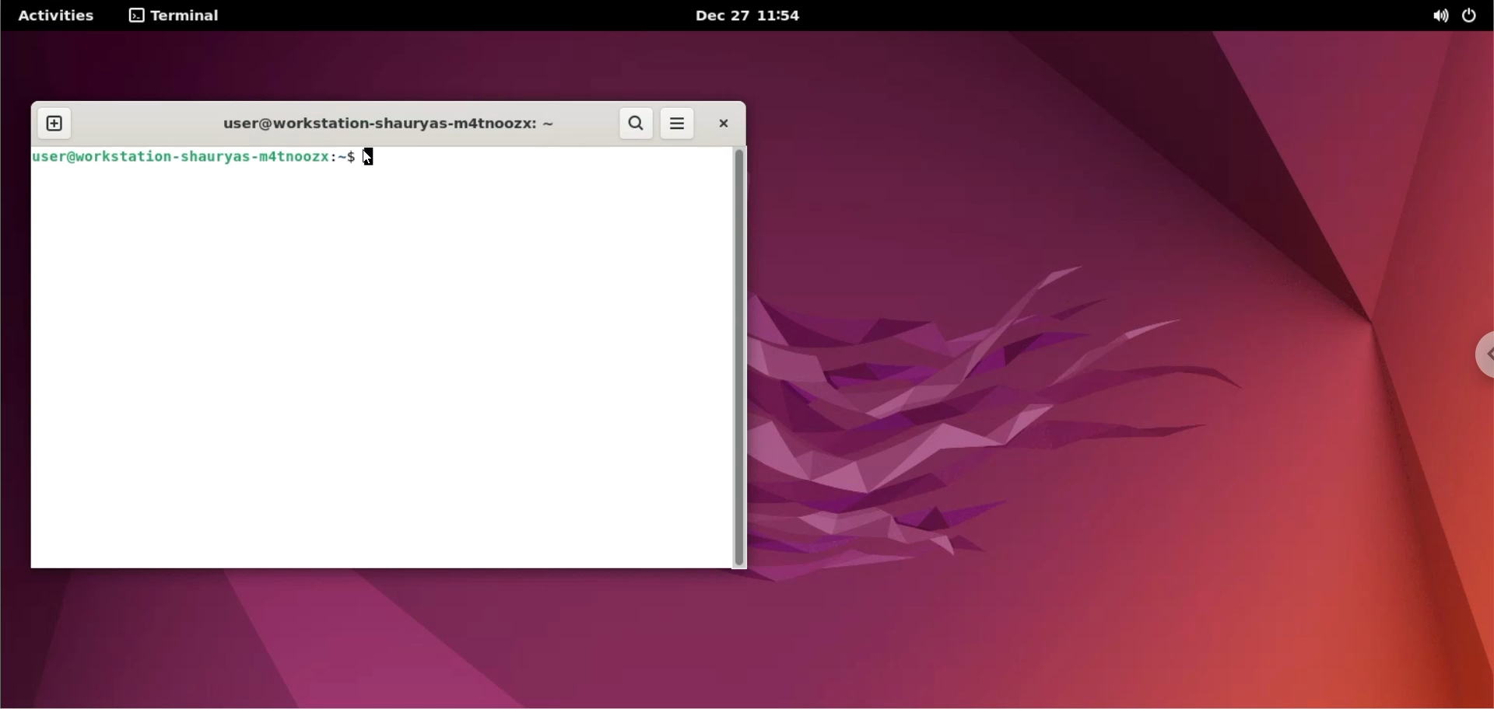  I want to click on command input, so click(545, 159).